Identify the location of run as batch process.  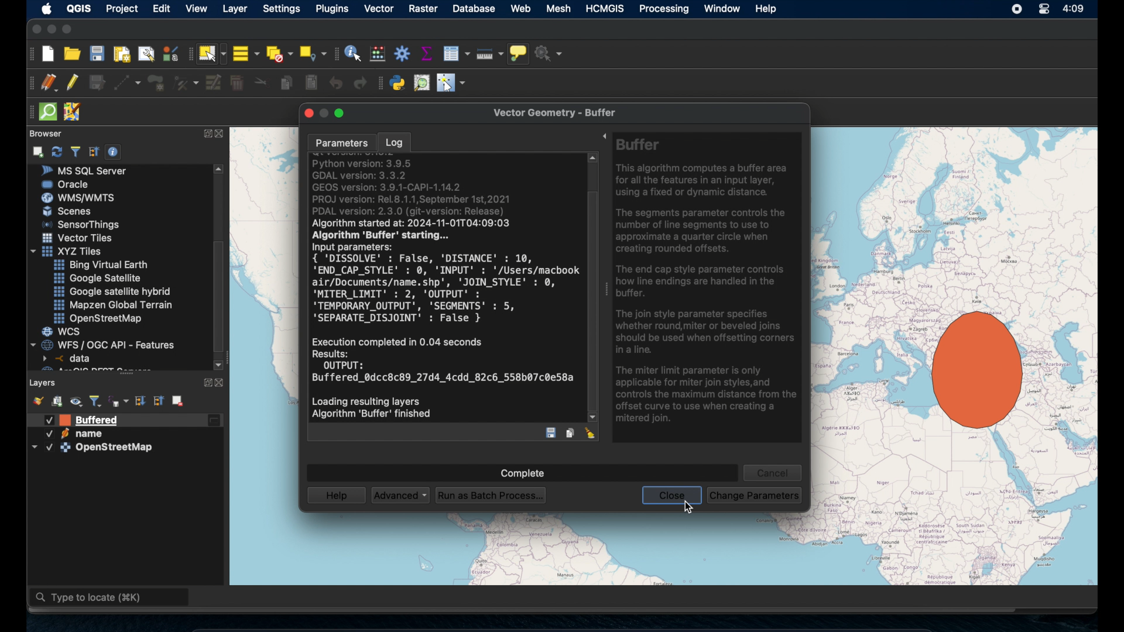
(494, 495).